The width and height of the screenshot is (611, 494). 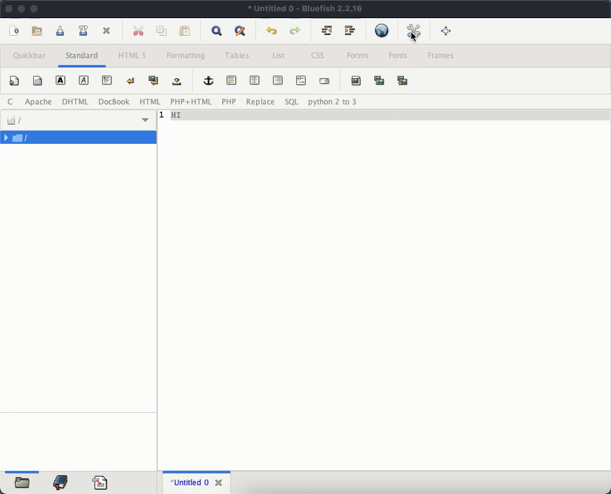 What do you see at coordinates (327, 30) in the screenshot?
I see `` at bounding box center [327, 30].